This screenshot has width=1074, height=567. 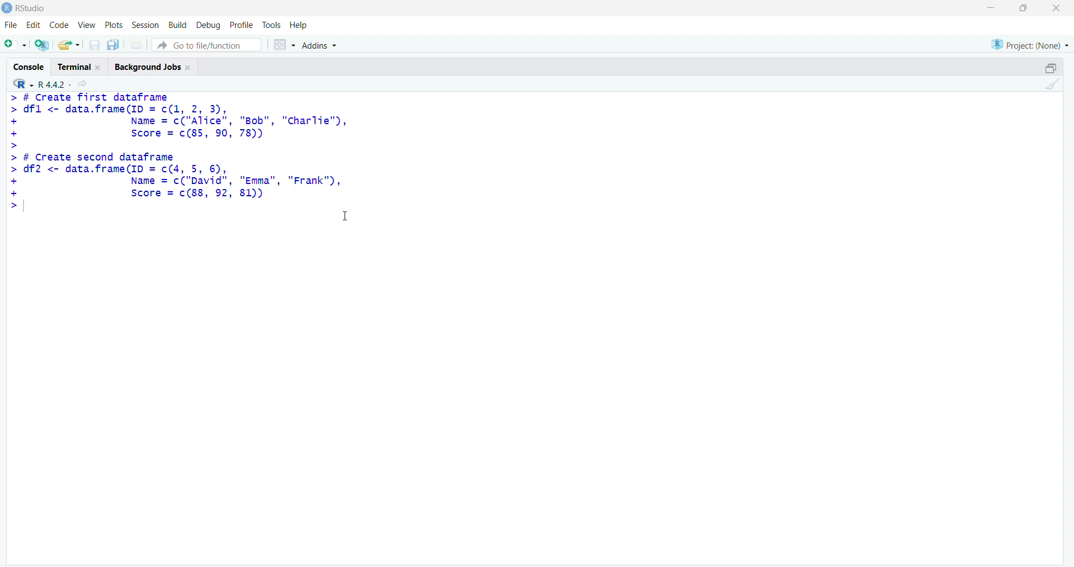 I want to click on Edit, so click(x=36, y=24).